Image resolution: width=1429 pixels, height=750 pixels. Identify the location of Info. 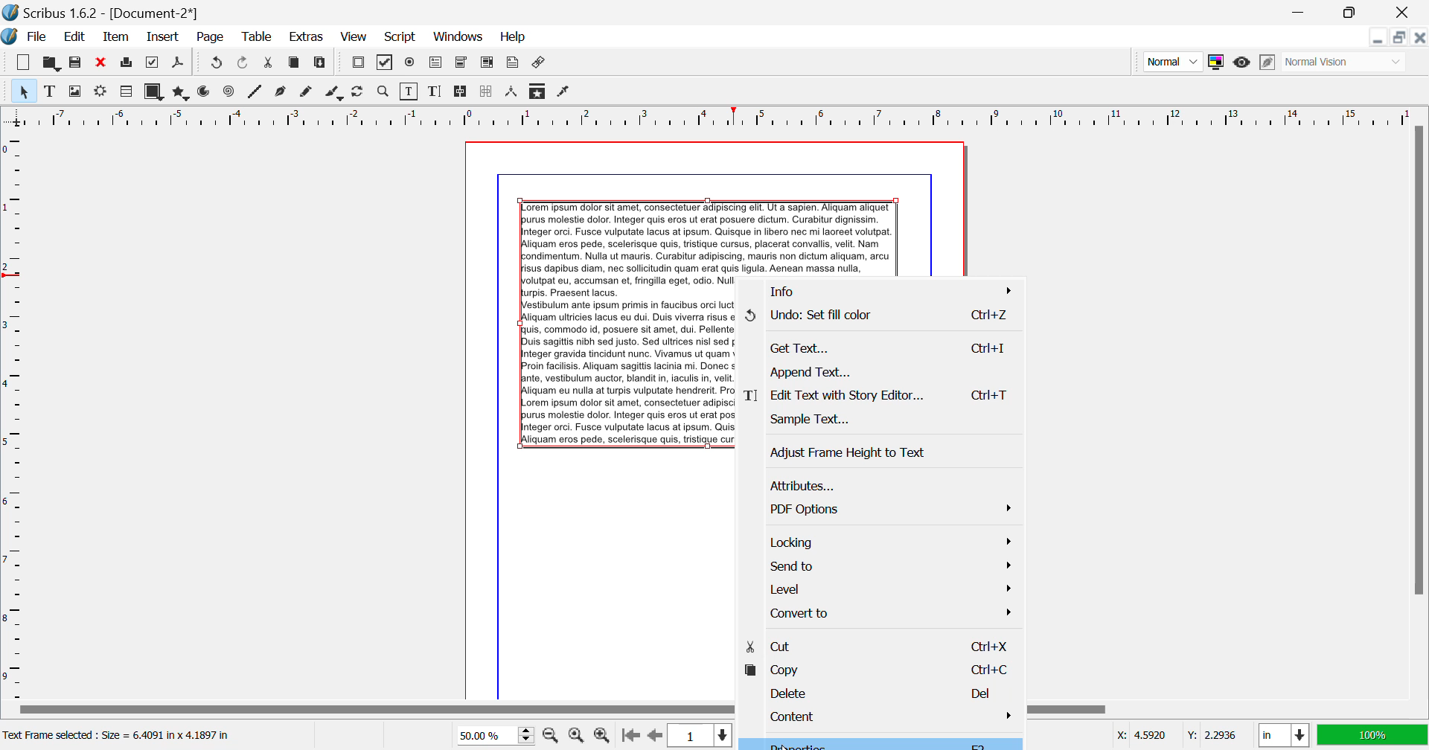
(880, 292).